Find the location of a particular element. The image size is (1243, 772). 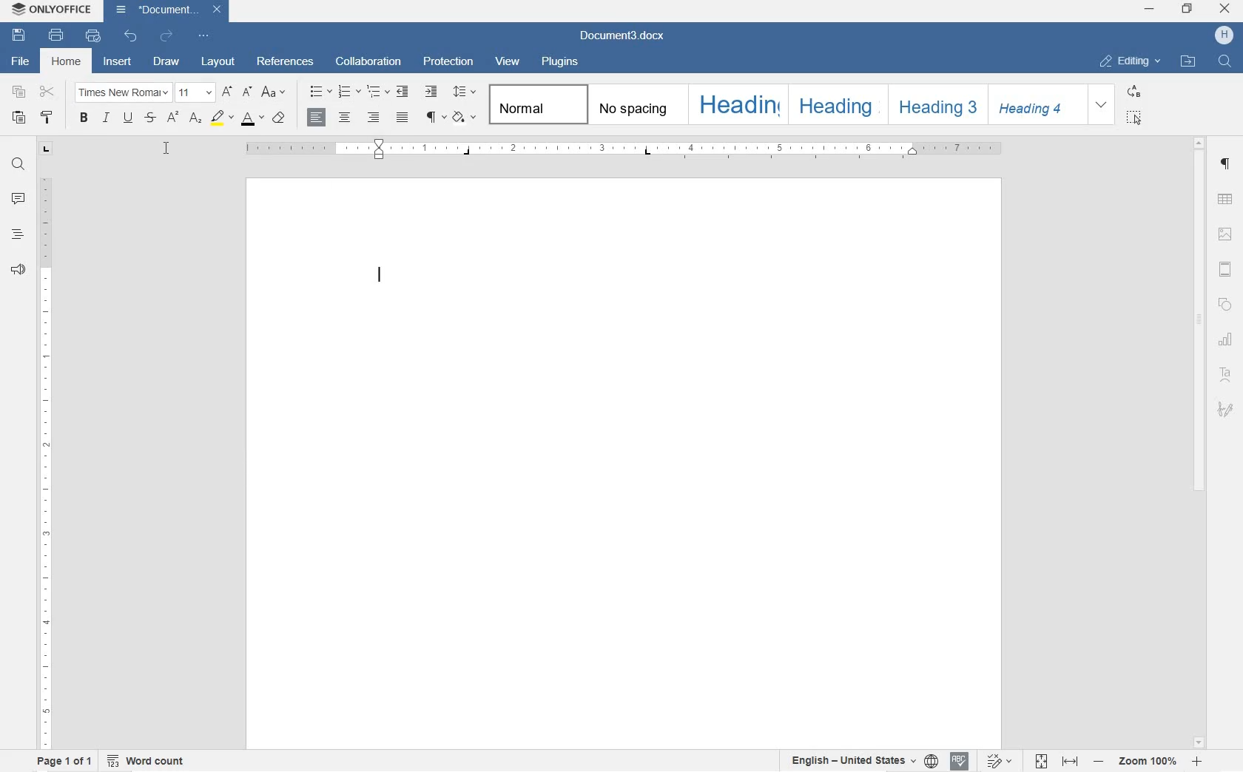

NO SPACING is located at coordinates (636, 104).